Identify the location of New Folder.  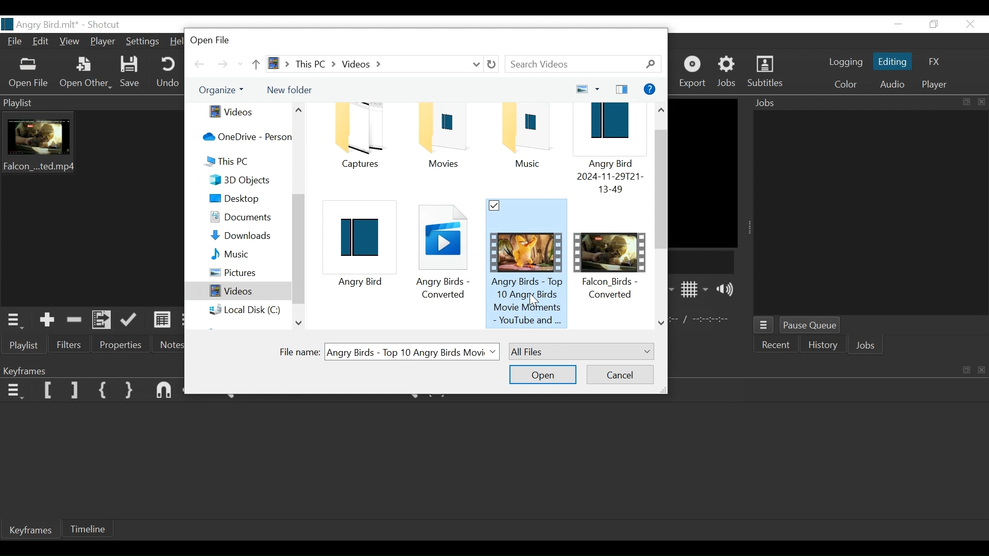
(289, 89).